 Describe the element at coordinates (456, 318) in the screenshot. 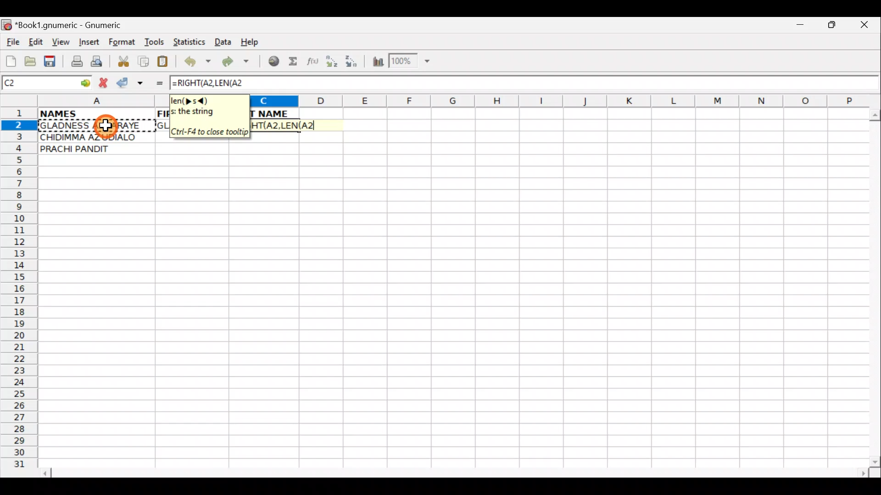

I see `Cells` at that location.